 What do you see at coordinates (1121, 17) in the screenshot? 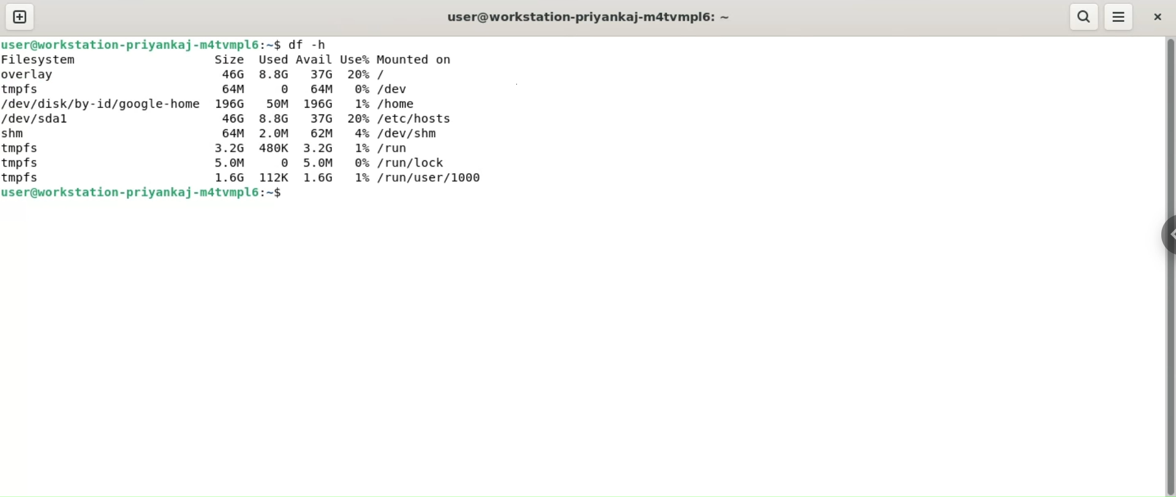
I see `menu` at bounding box center [1121, 17].